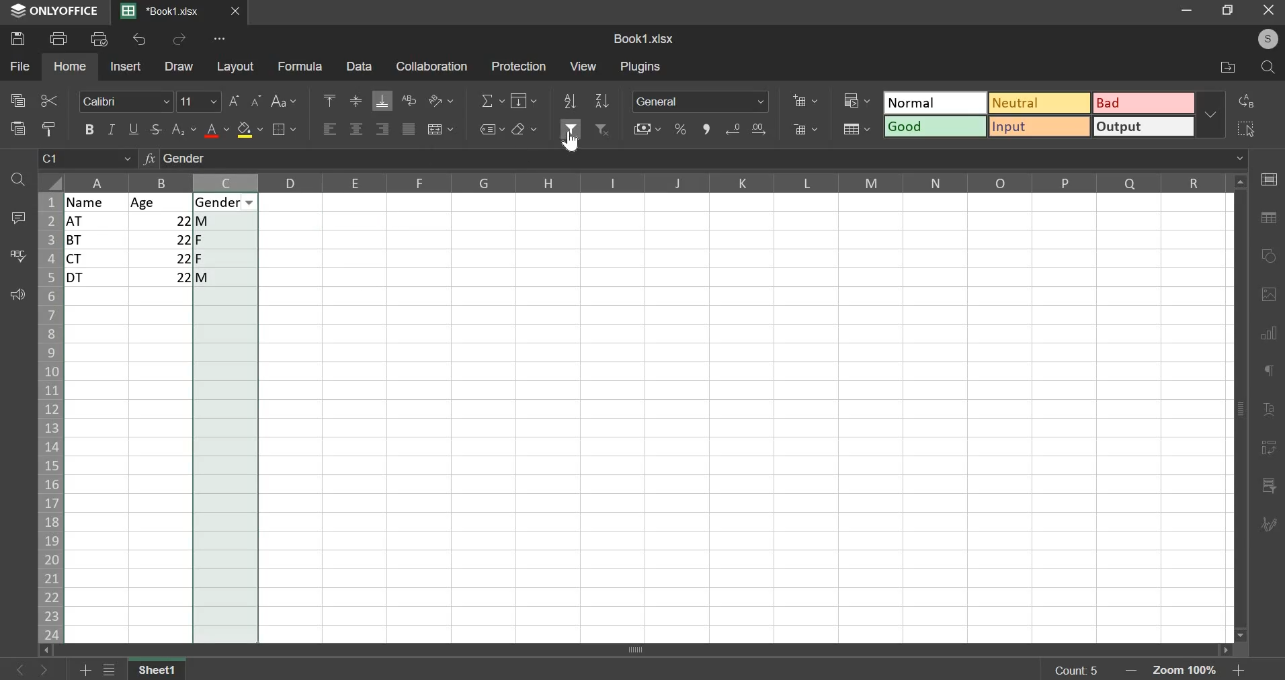 Image resolution: width=1285 pixels, height=680 pixels. I want to click on columns, so click(649, 181).